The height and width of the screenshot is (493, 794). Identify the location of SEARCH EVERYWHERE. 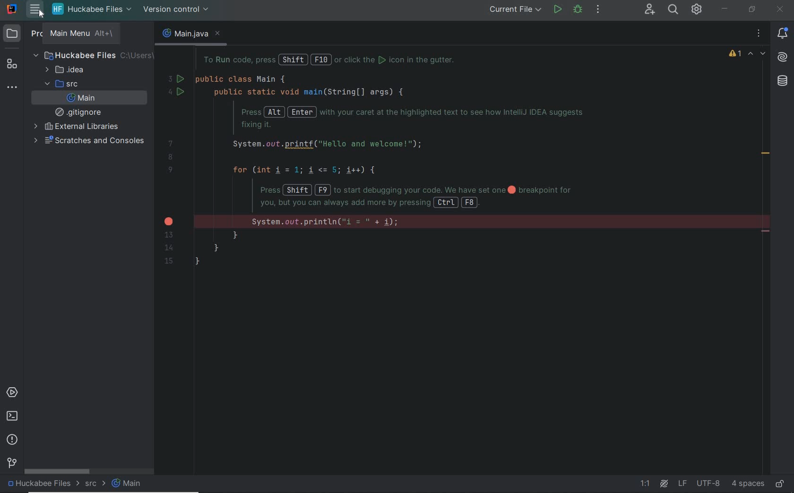
(673, 10).